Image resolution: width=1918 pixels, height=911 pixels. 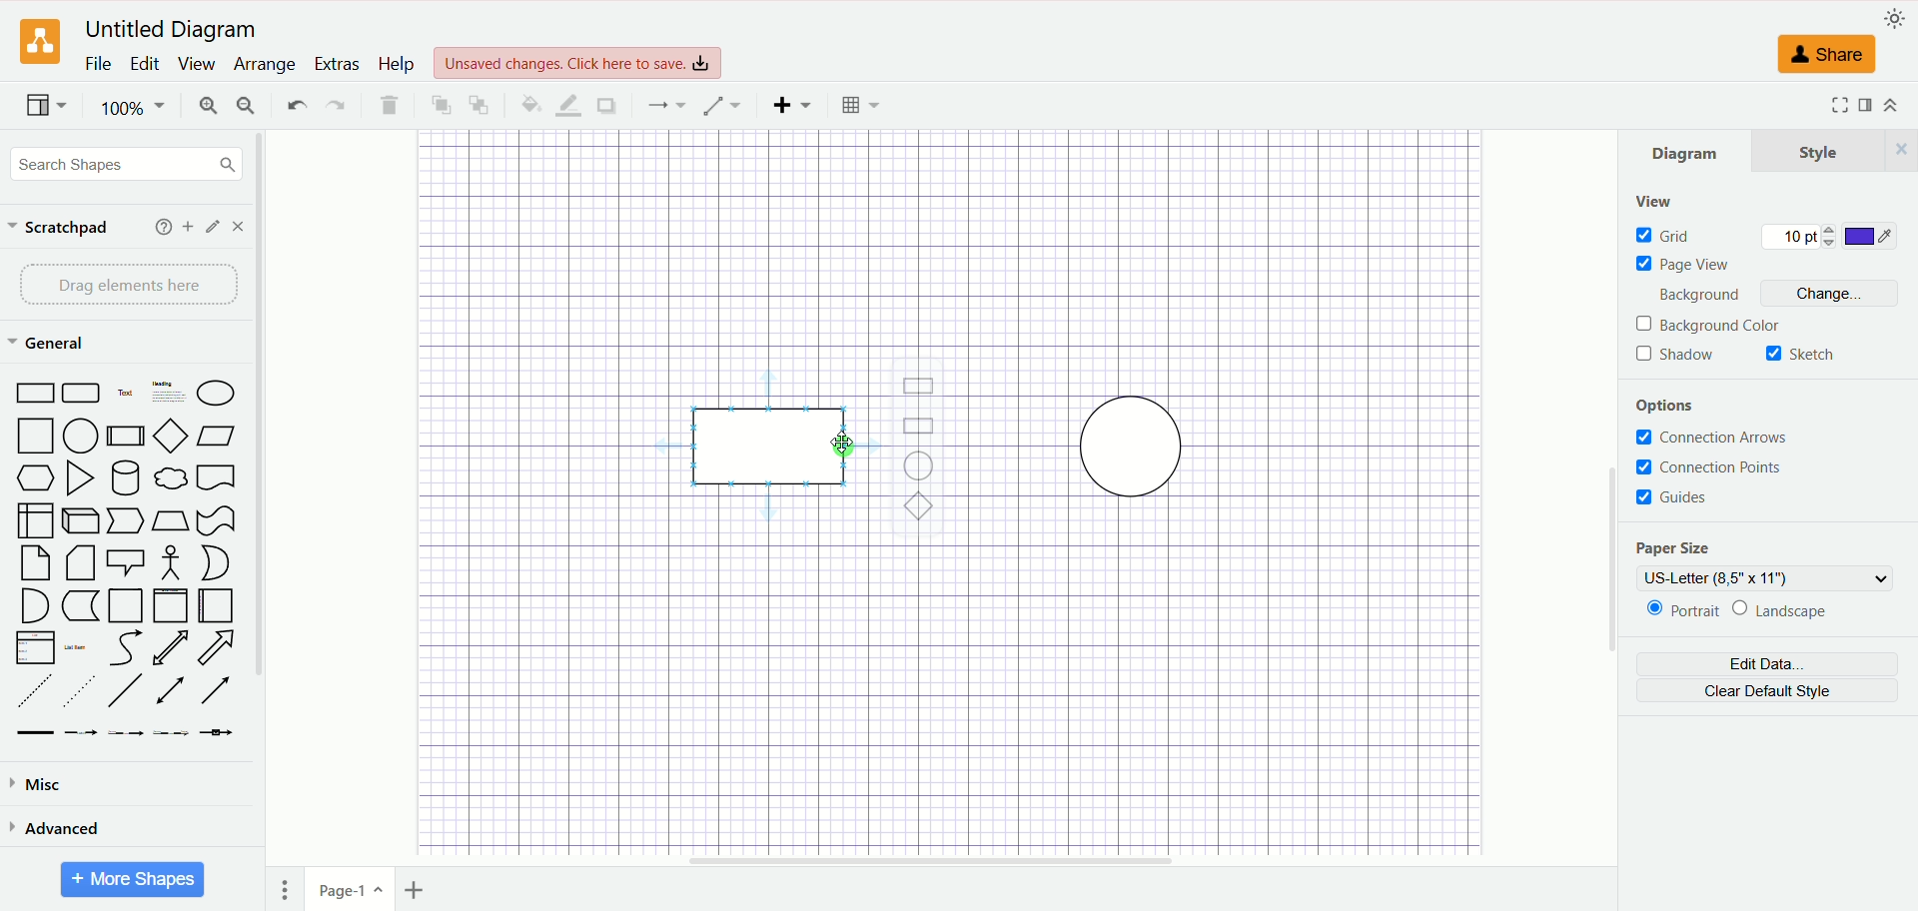 I want to click on general, so click(x=47, y=343).